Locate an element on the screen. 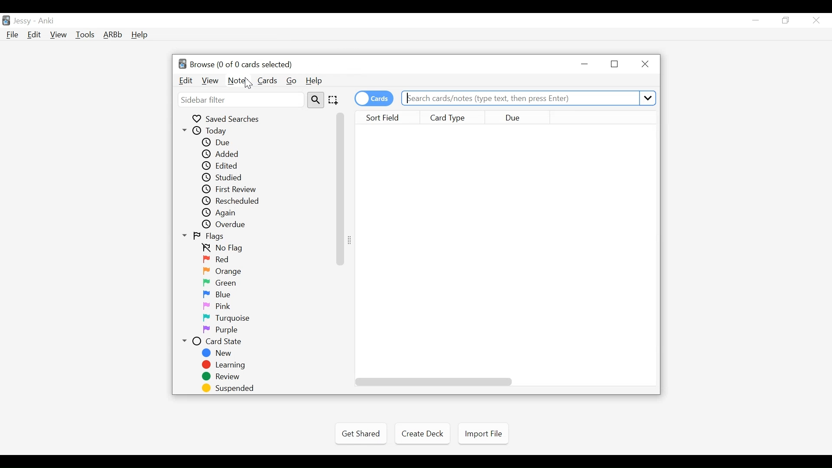 This screenshot has width=832, height=468. Today is located at coordinates (209, 130).